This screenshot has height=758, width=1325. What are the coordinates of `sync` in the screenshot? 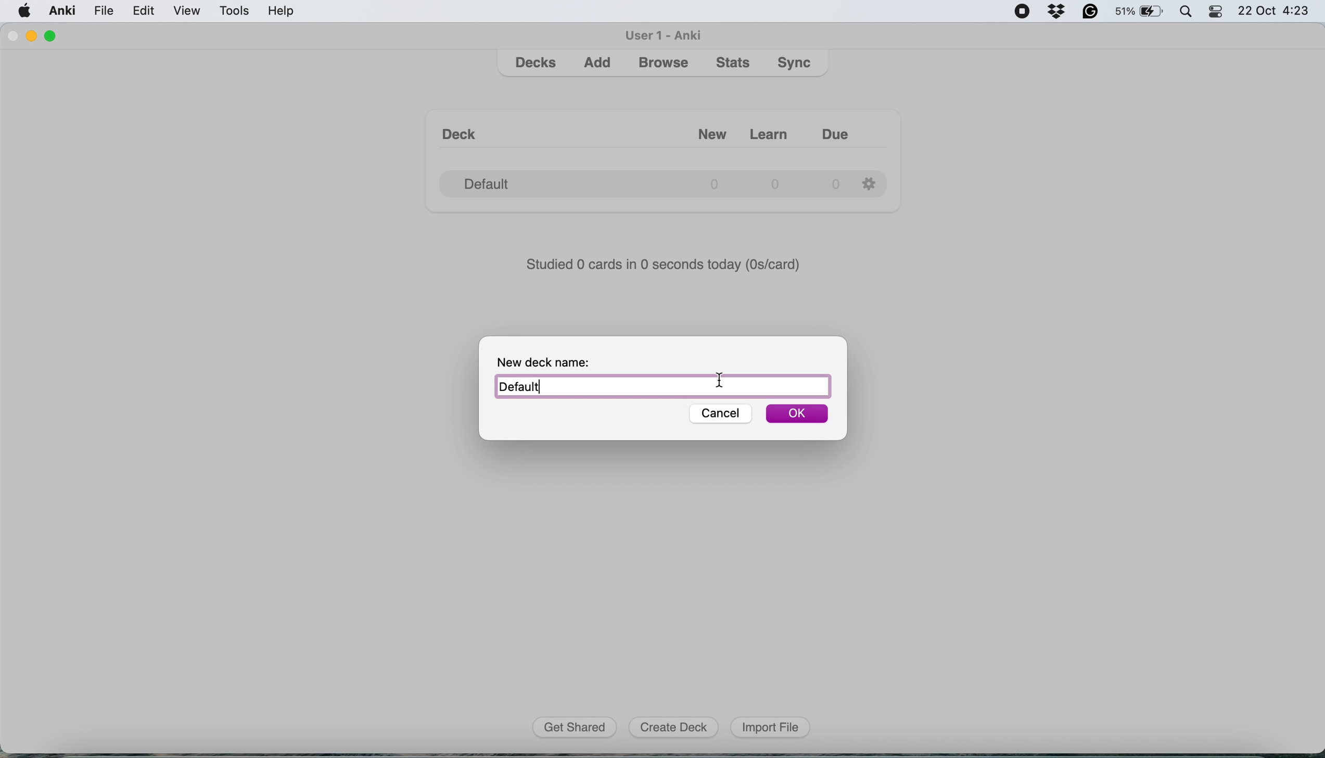 It's located at (796, 64).